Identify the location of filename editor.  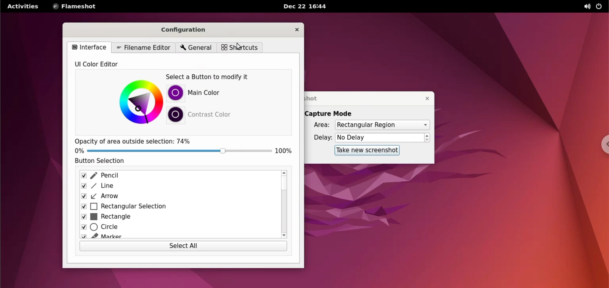
(142, 48).